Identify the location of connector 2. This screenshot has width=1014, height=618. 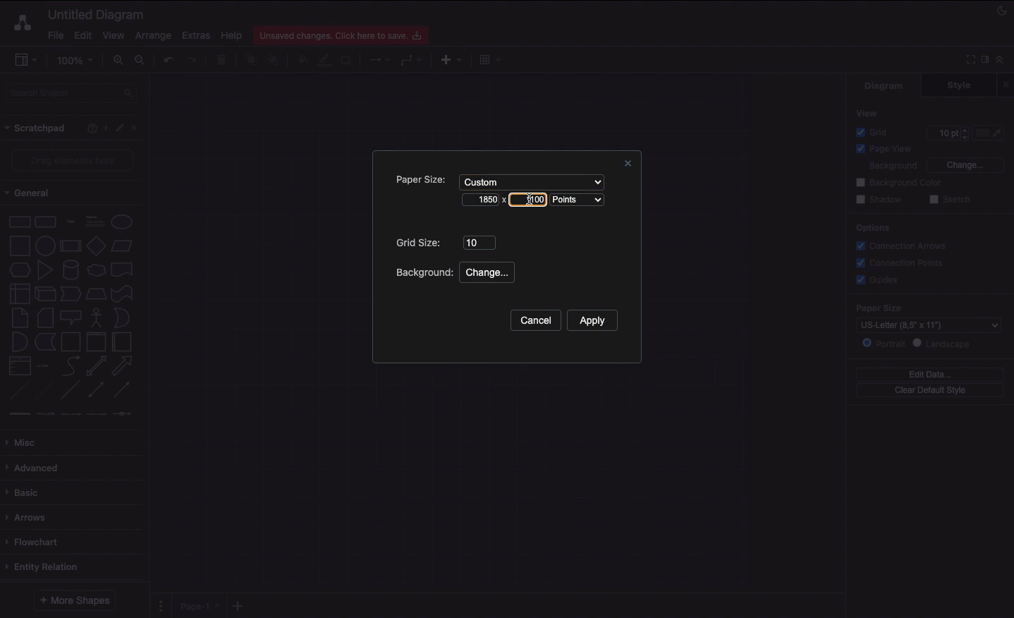
(45, 414).